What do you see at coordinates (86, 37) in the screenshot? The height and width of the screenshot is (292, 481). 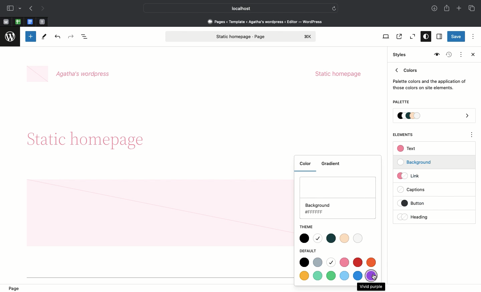 I see `Document overview` at bounding box center [86, 37].